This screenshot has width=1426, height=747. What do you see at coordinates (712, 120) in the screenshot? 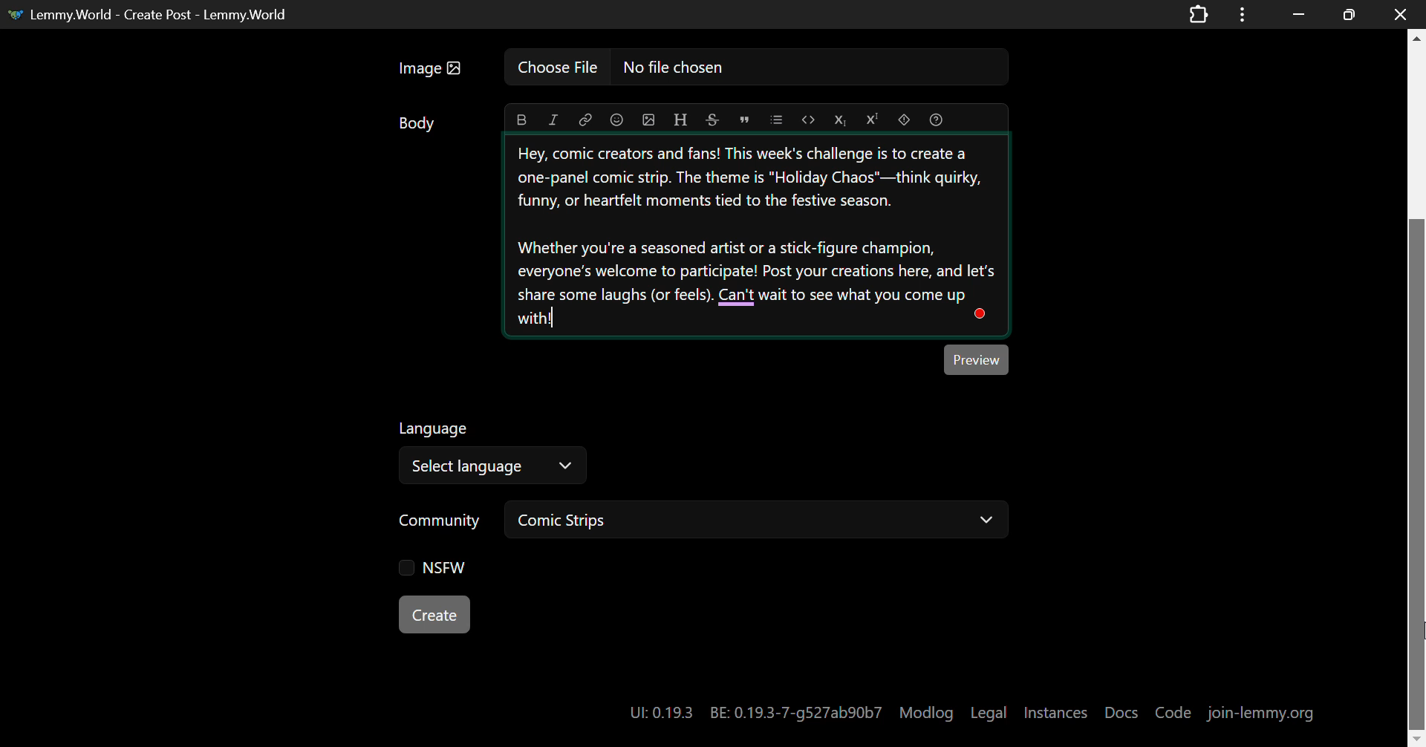
I see `strikethrough` at bounding box center [712, 120].